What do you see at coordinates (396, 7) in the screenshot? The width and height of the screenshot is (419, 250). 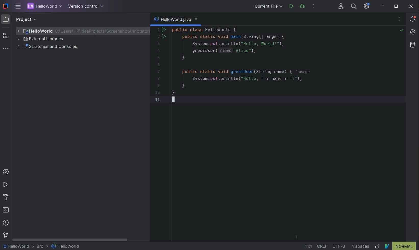 I see `RESTORE DOWN` at bounding box center [396, 7].